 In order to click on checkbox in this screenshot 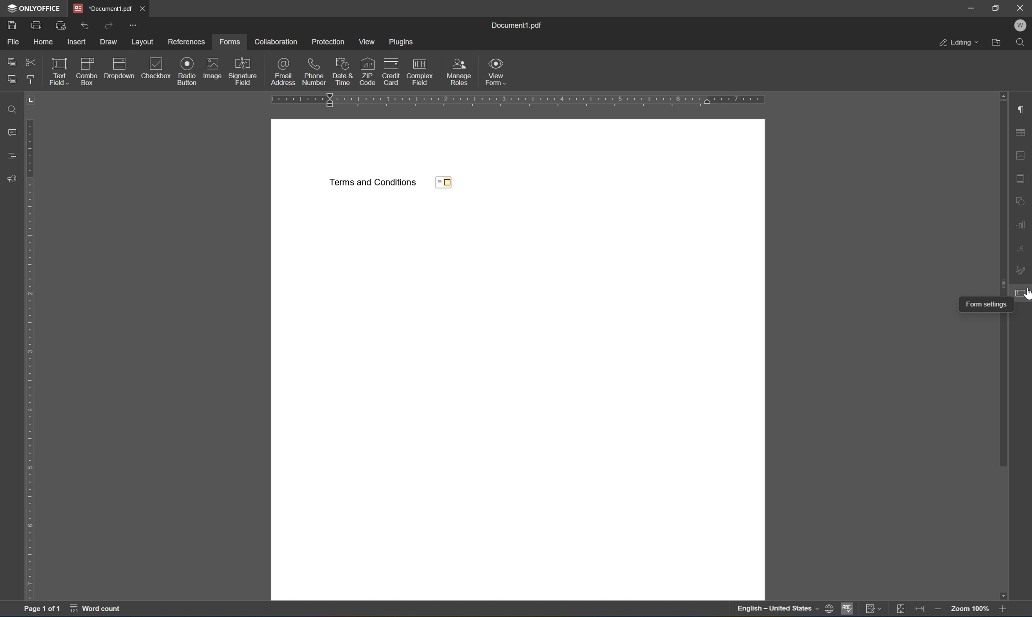, I will do `click(151, 68)`.